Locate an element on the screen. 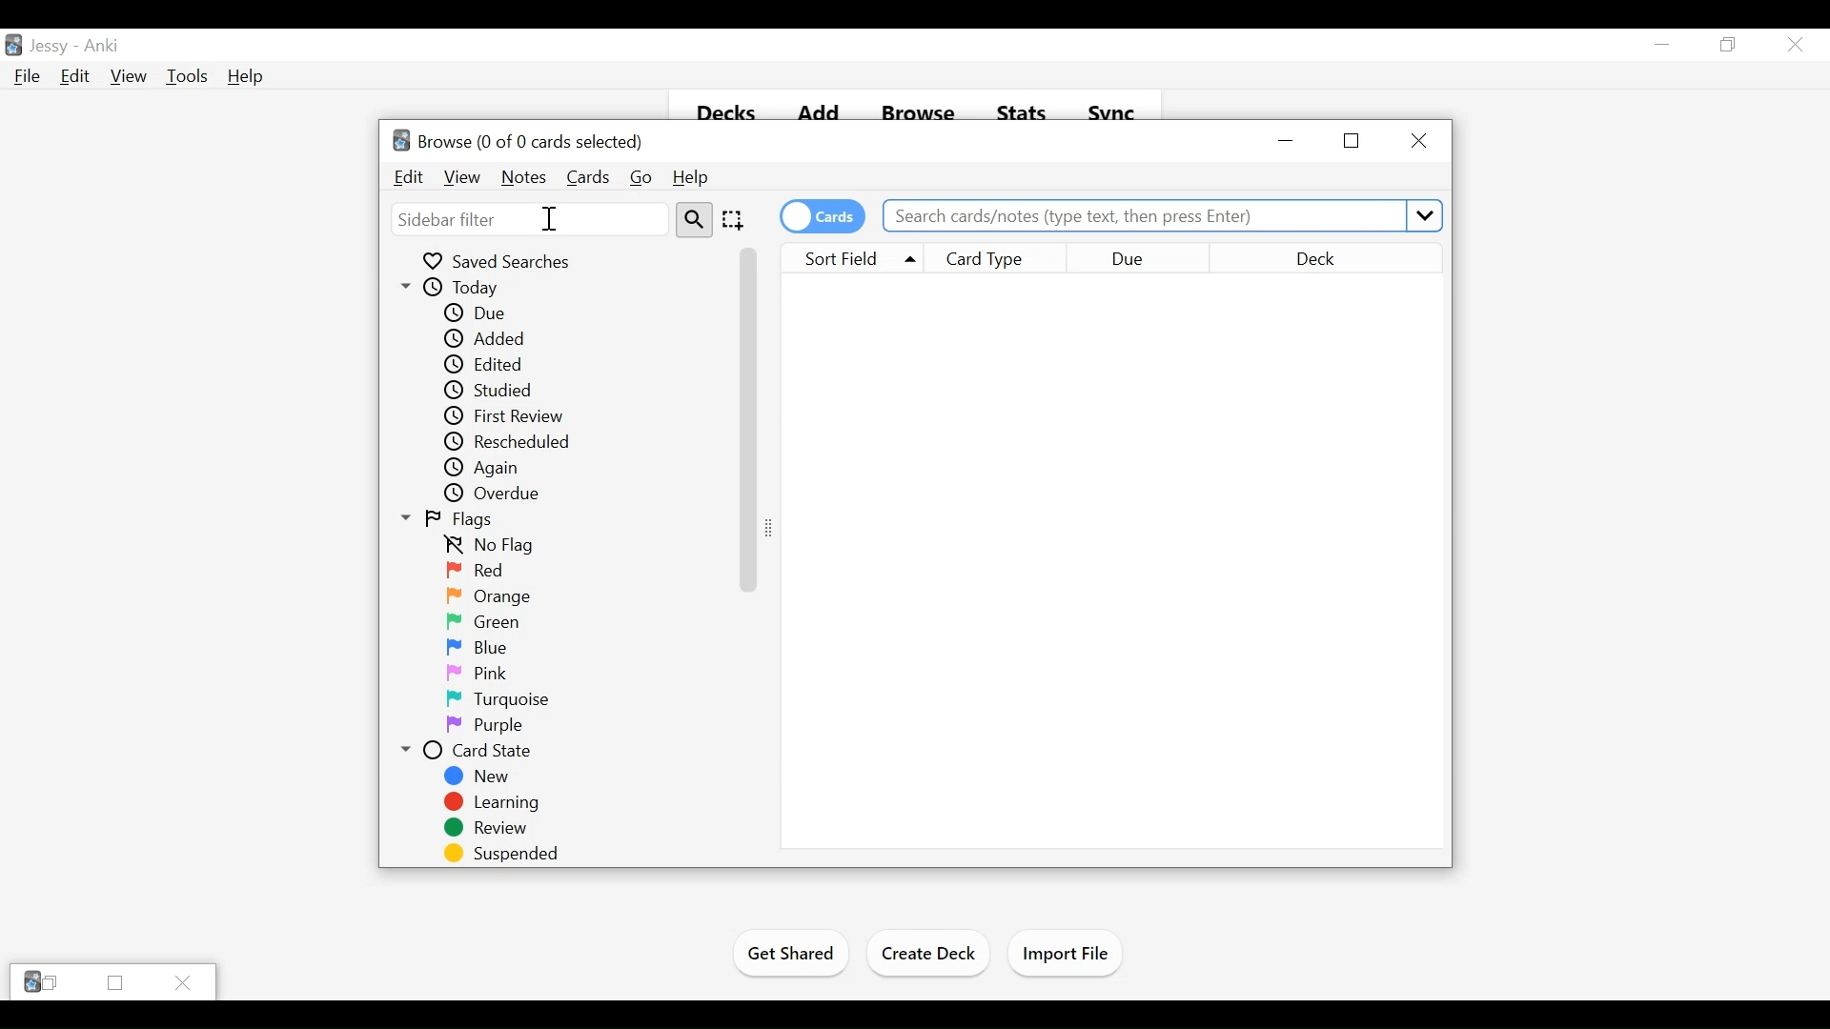  Help is located at coordinates (247, 77).